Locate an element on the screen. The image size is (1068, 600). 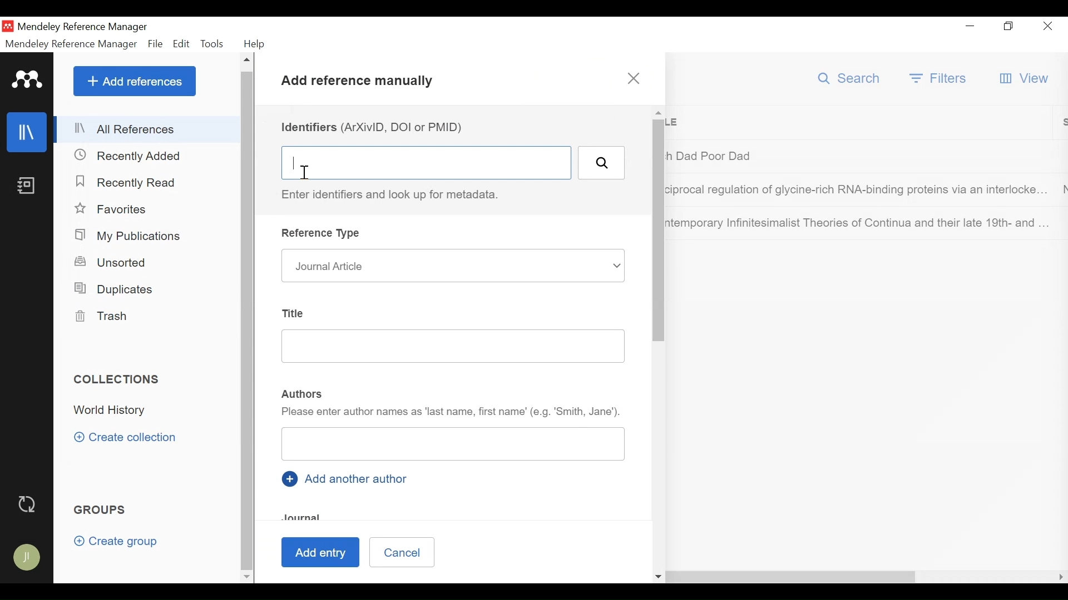
Regulation of lysine rich RNA binding proteins via an interlocke is located at coordinates (859, 192).